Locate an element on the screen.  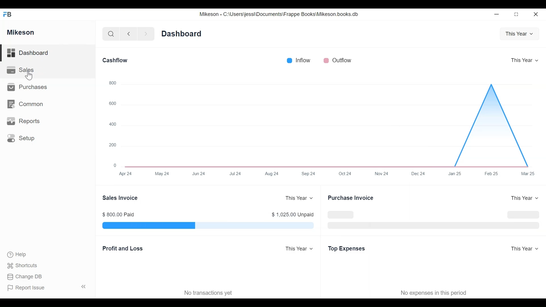
Cashflow is located at coordinates (116, 60).